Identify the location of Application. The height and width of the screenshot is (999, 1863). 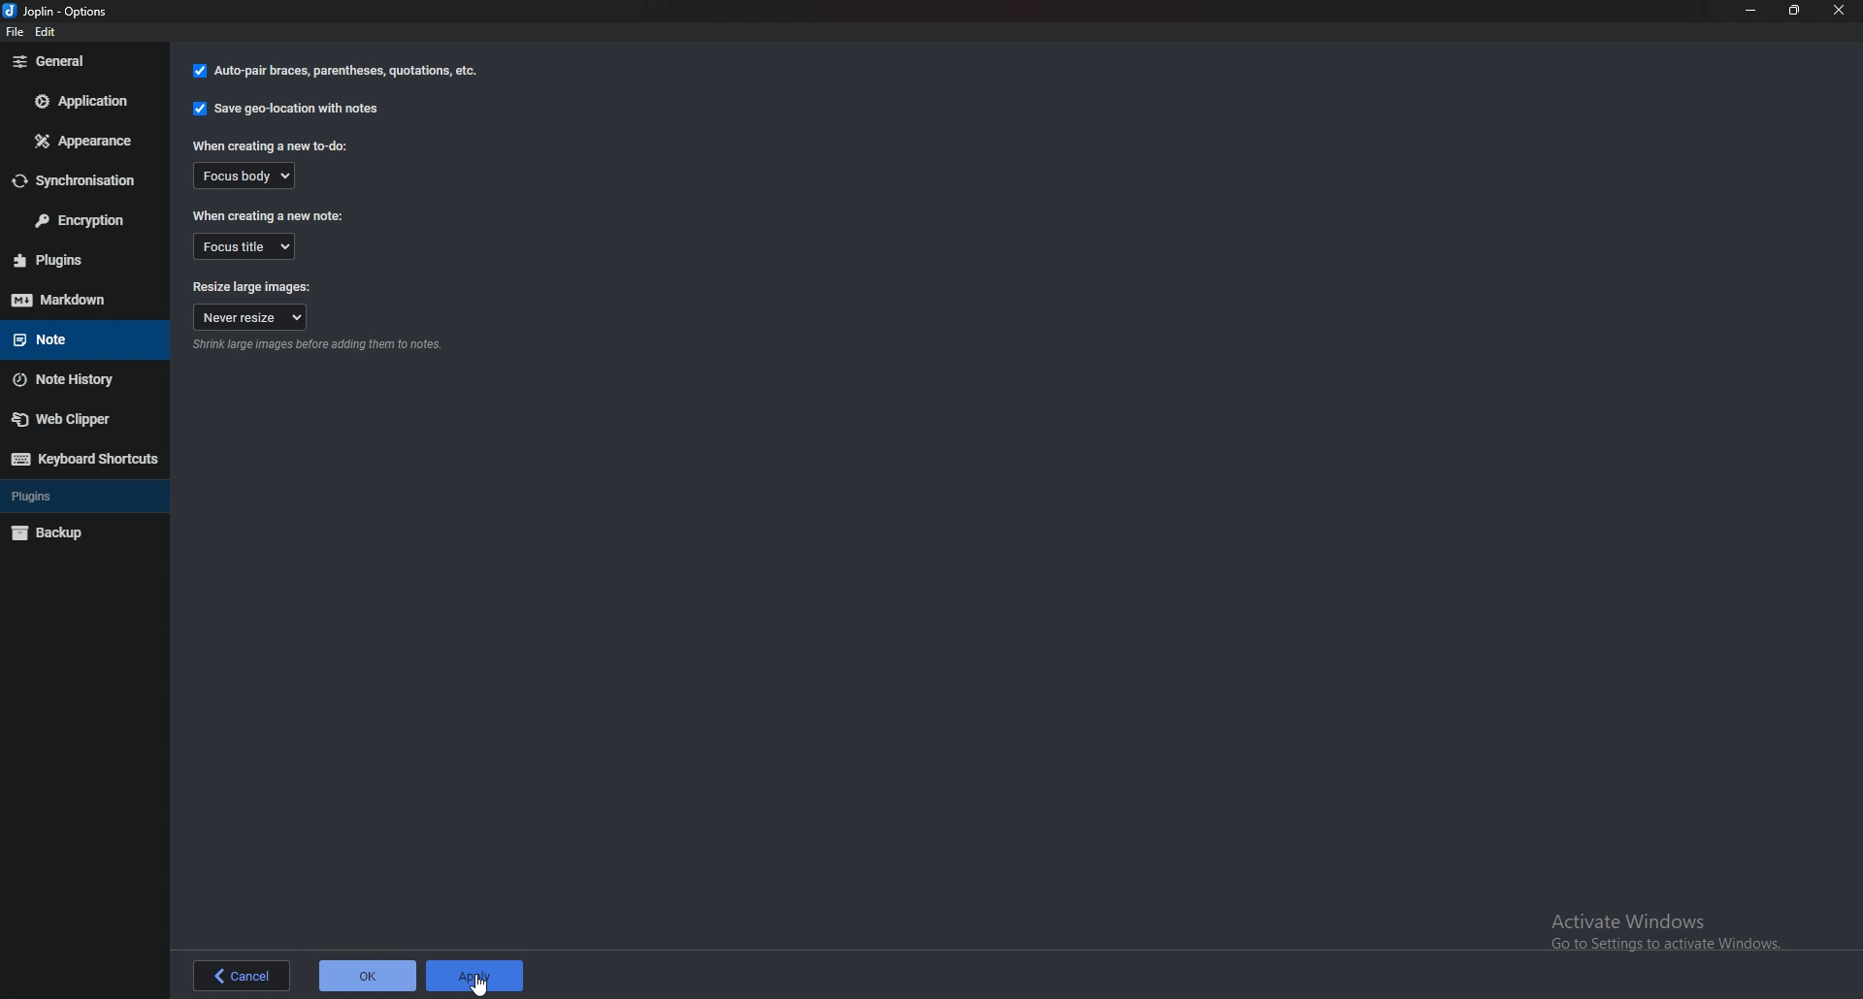
(82, 101).